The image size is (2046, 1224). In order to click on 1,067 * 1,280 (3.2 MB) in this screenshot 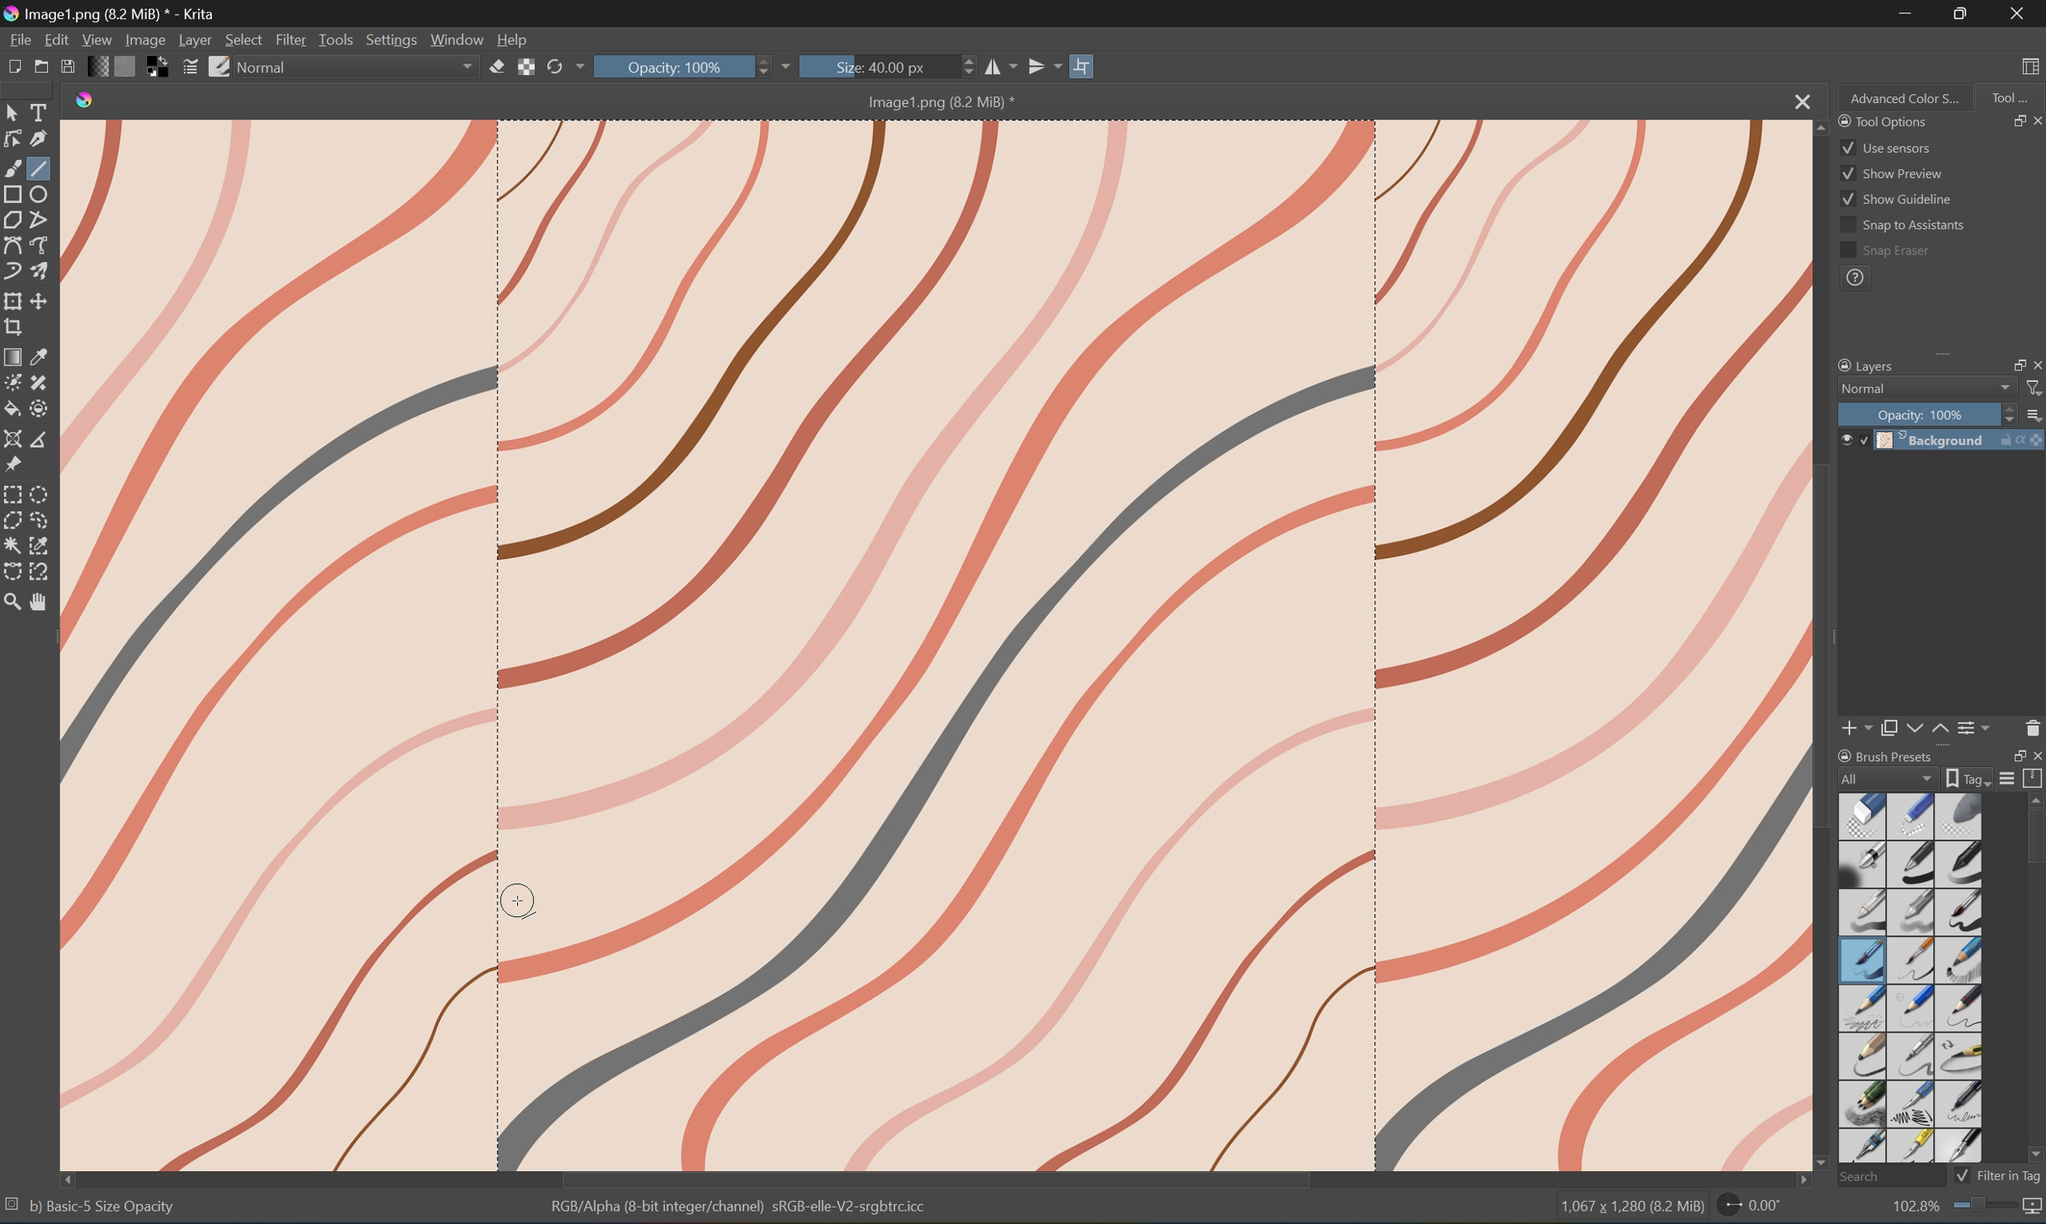, I will do `click(1629, 1208)`.